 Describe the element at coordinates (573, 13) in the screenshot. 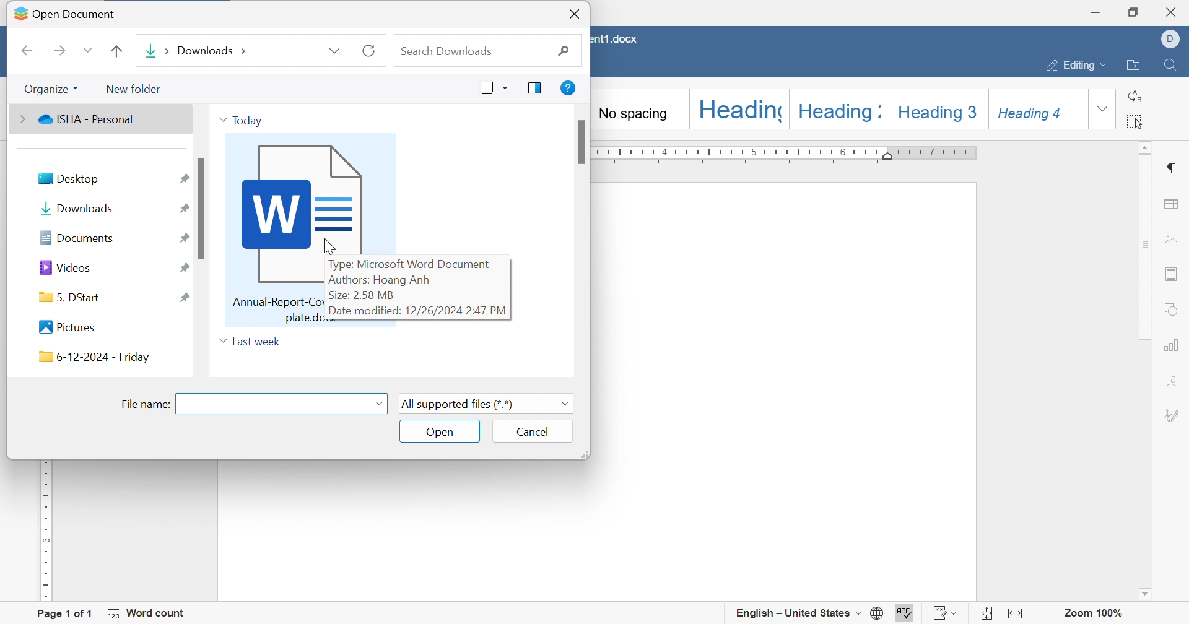

I see `close` at that location.